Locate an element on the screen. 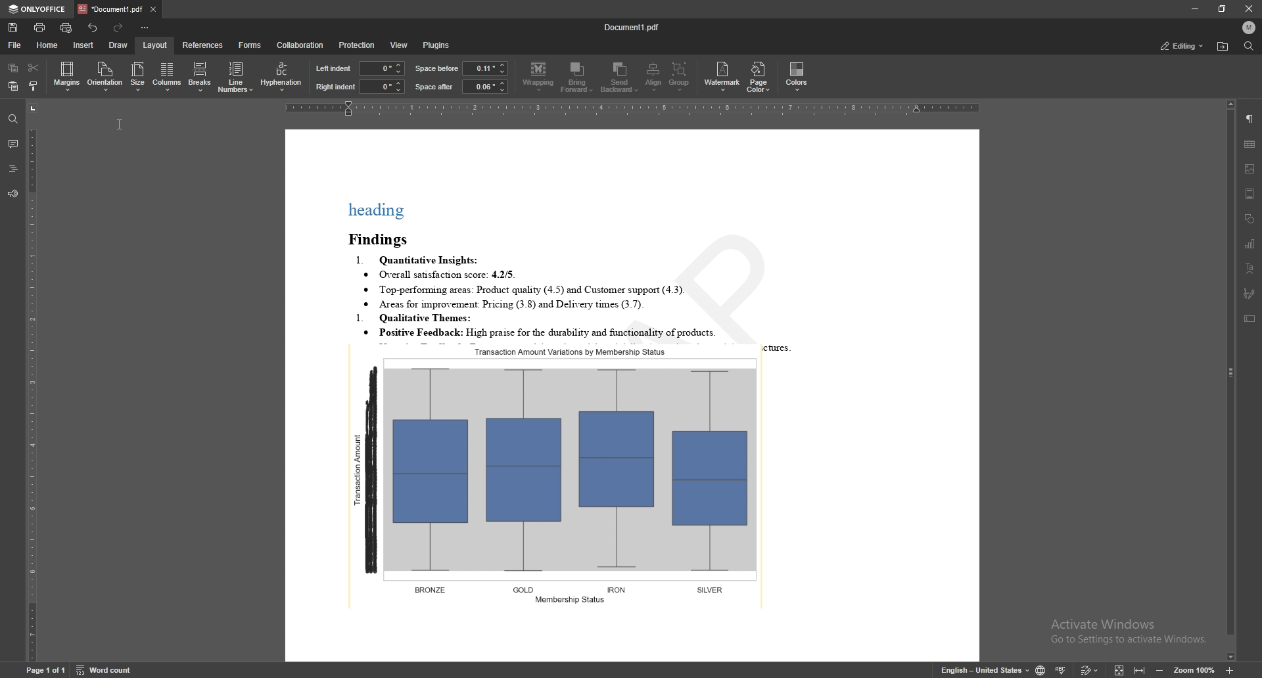  paste is located at coordinates (11, 86).